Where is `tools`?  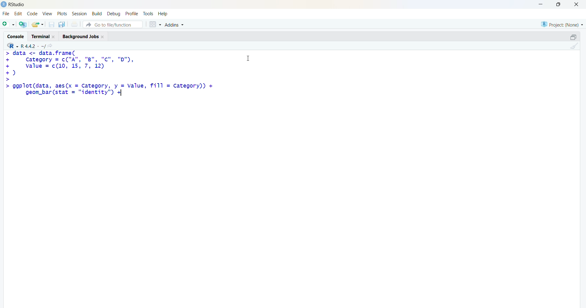
tools is located at coordinates (149, 14).